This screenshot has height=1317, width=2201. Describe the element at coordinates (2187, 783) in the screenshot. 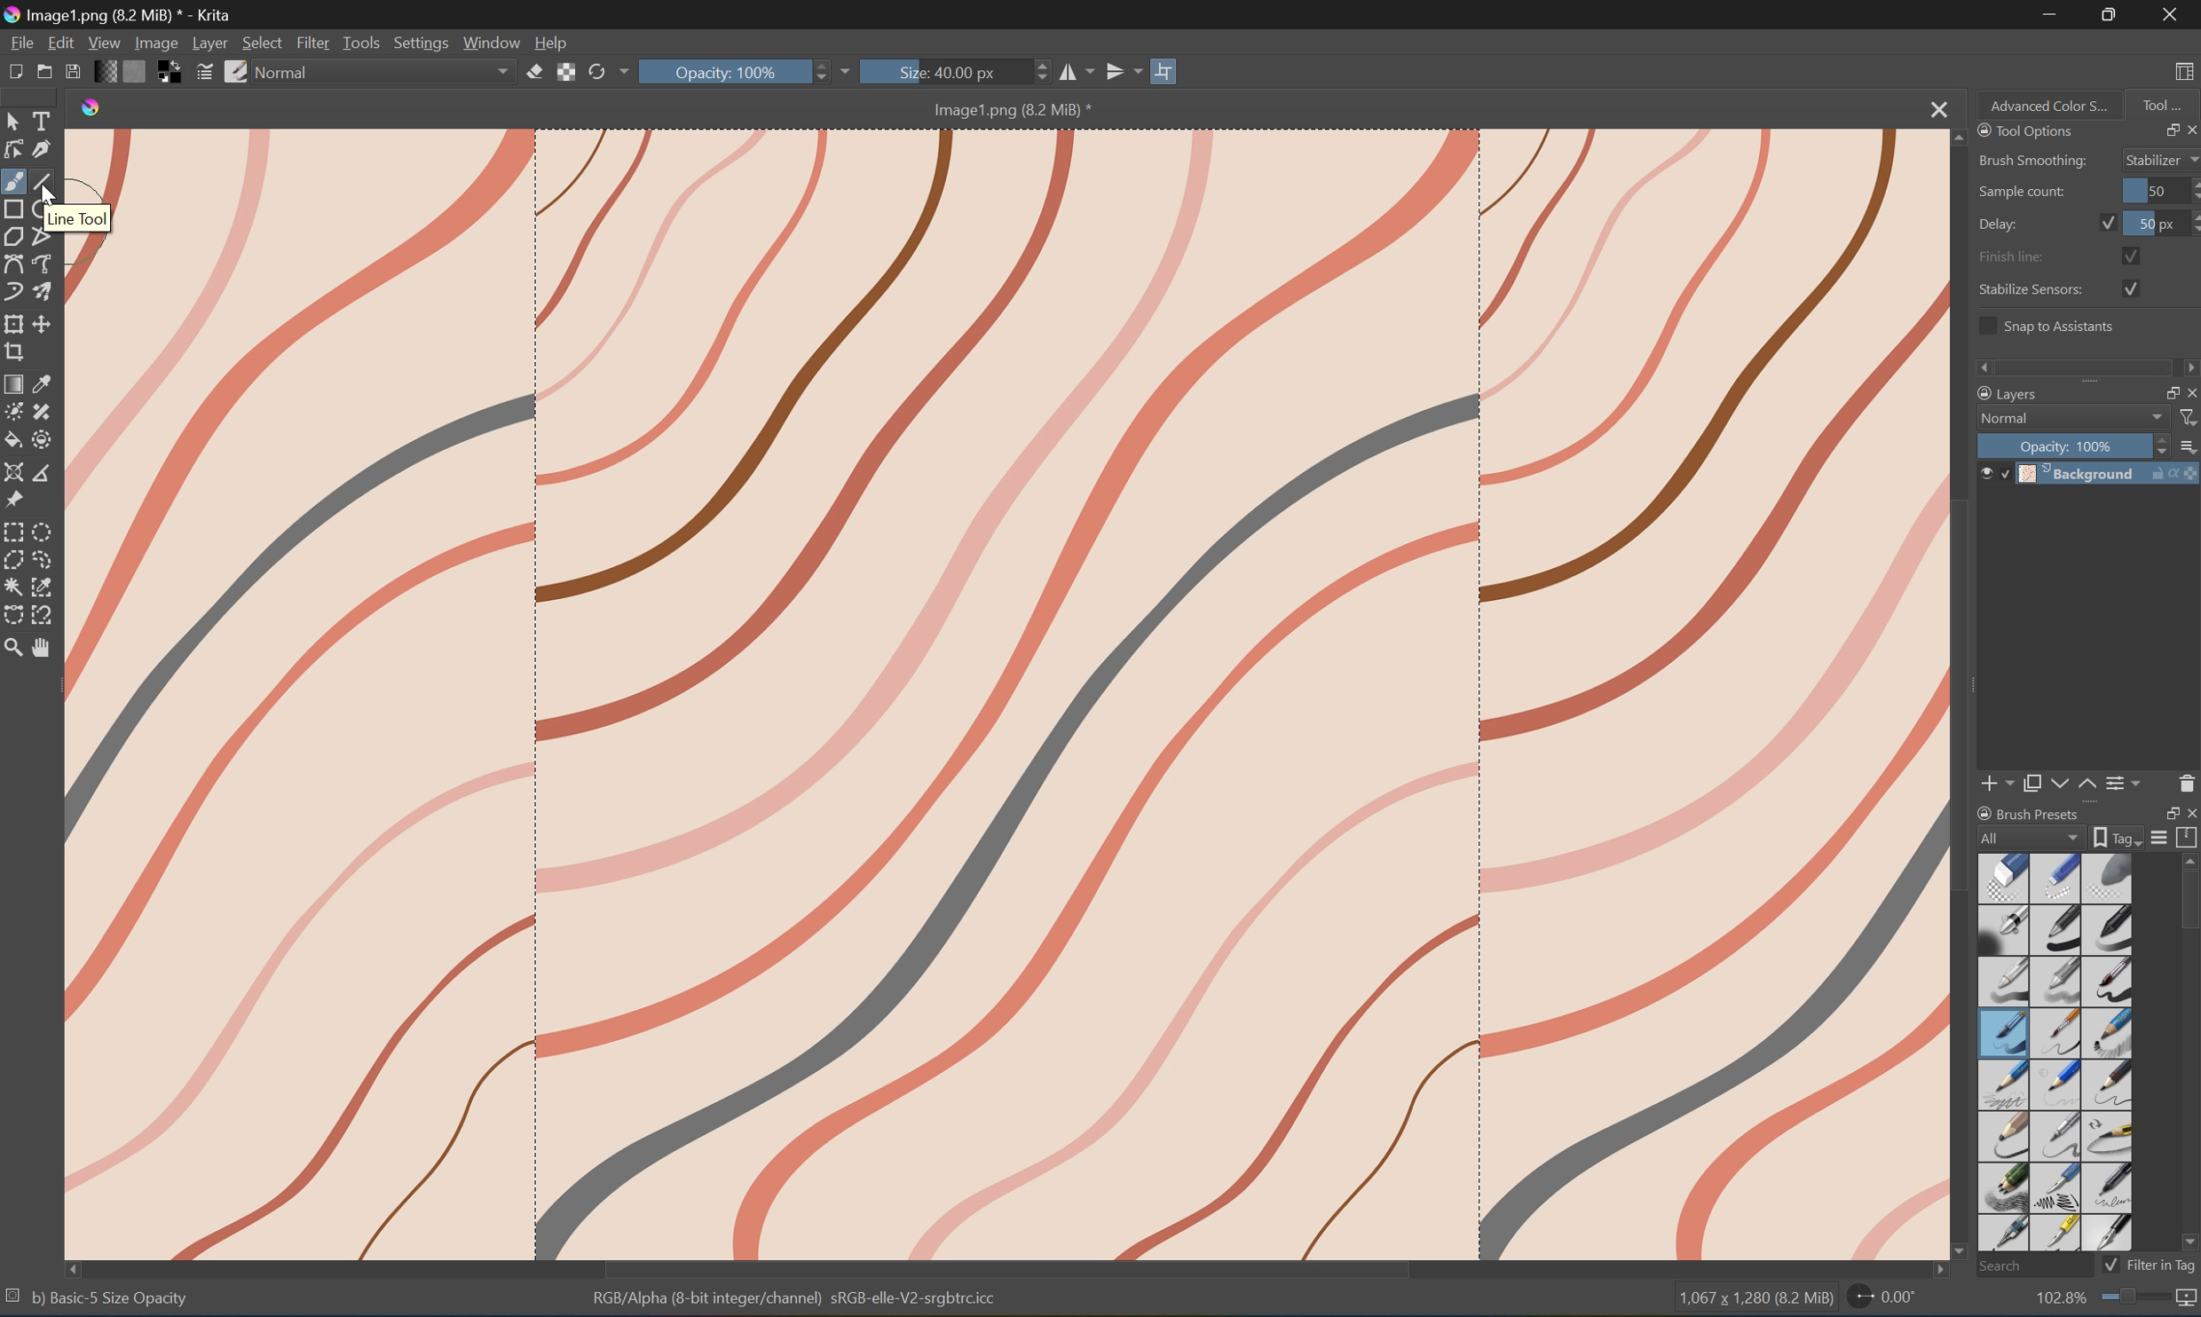

I see `Delete` at that location.